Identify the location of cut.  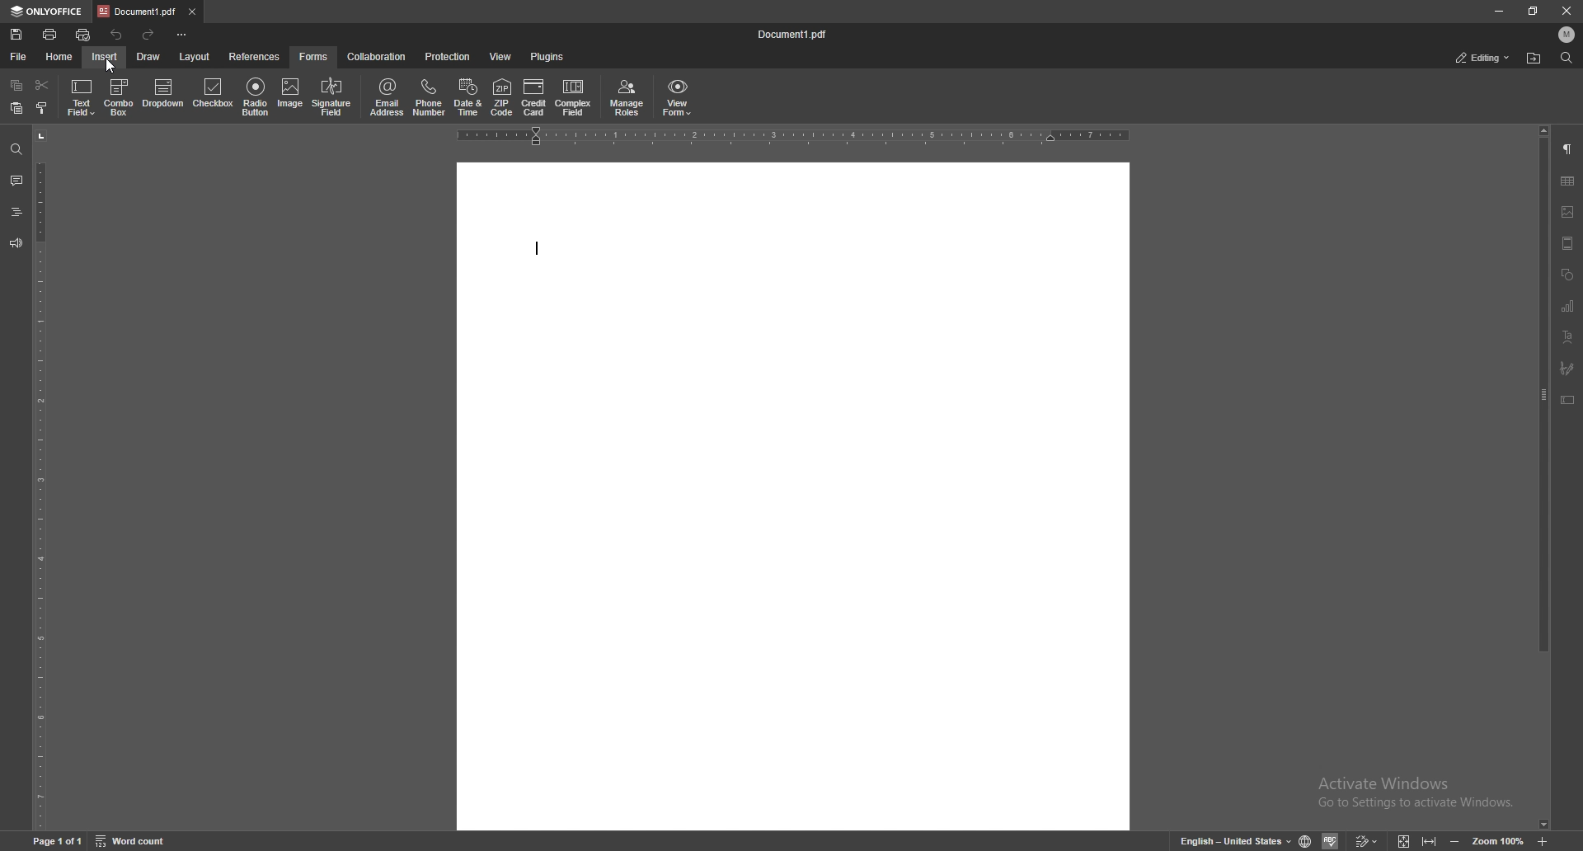
(42, 85).